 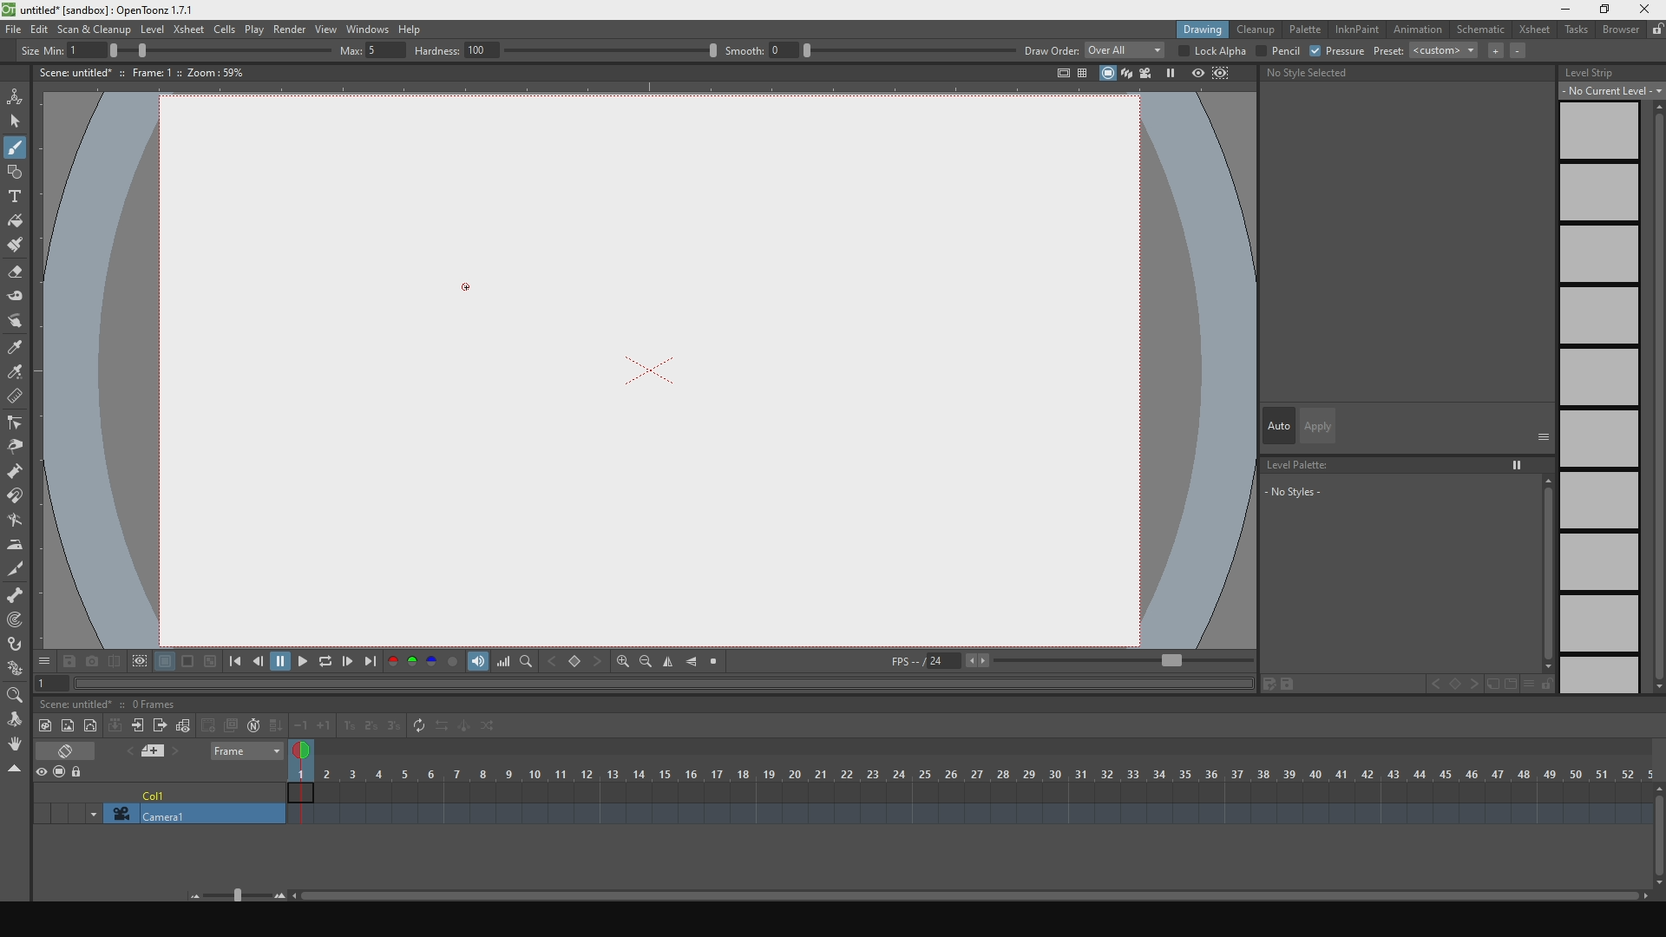 What do you see at coordinates (16, 350) in the screenshot?
I see `style select` at bounding box center [16, 350].